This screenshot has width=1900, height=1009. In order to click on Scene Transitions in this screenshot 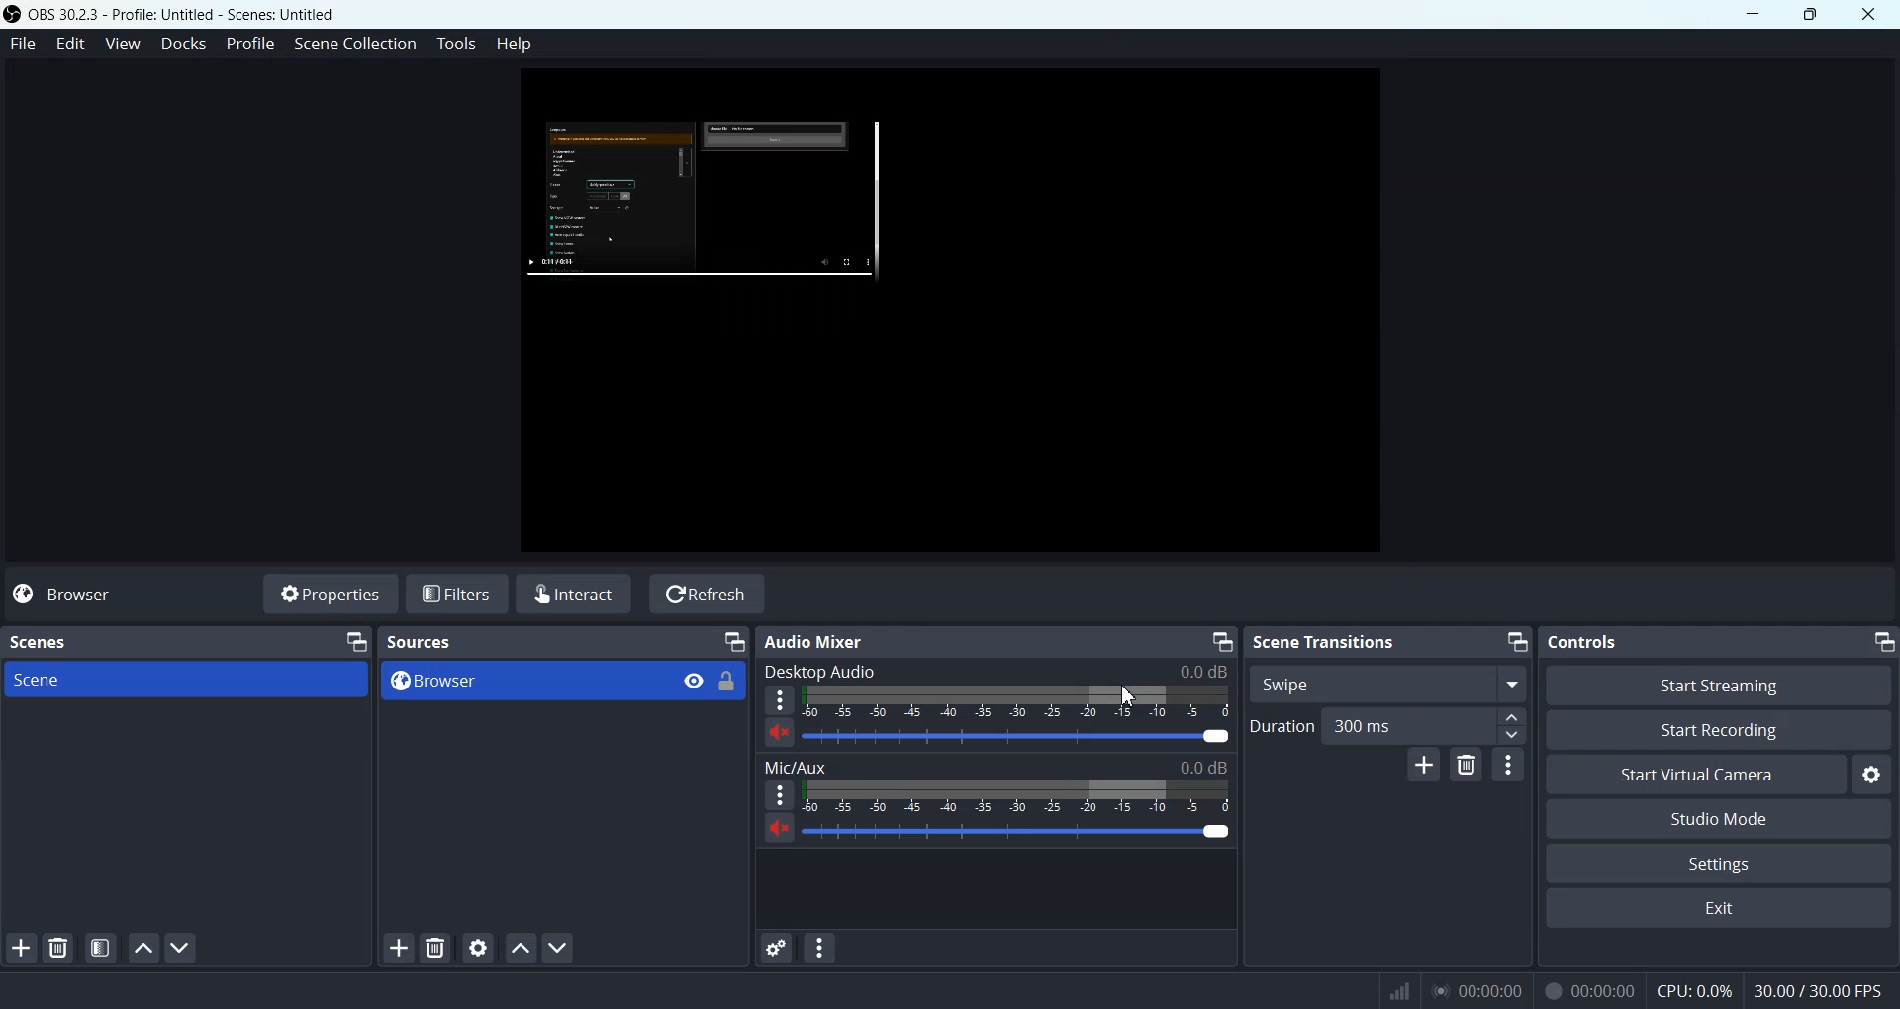, I will do `click(1321, 640)`.